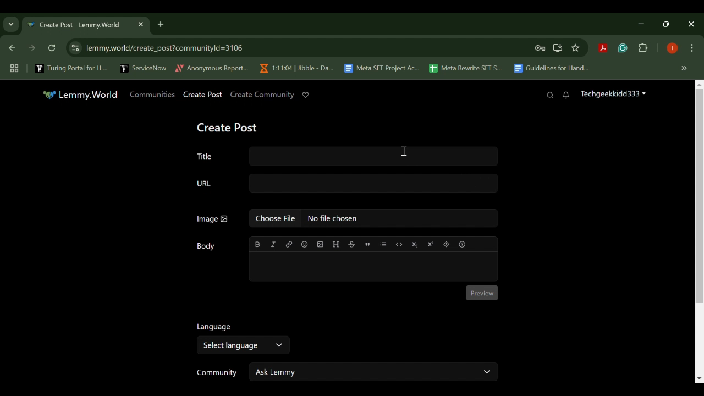 This screenshot has height=396, width=704. What do you see at coordinates (335, 244) in the screenshot?
I see `header` at bounding box center [335, 244].